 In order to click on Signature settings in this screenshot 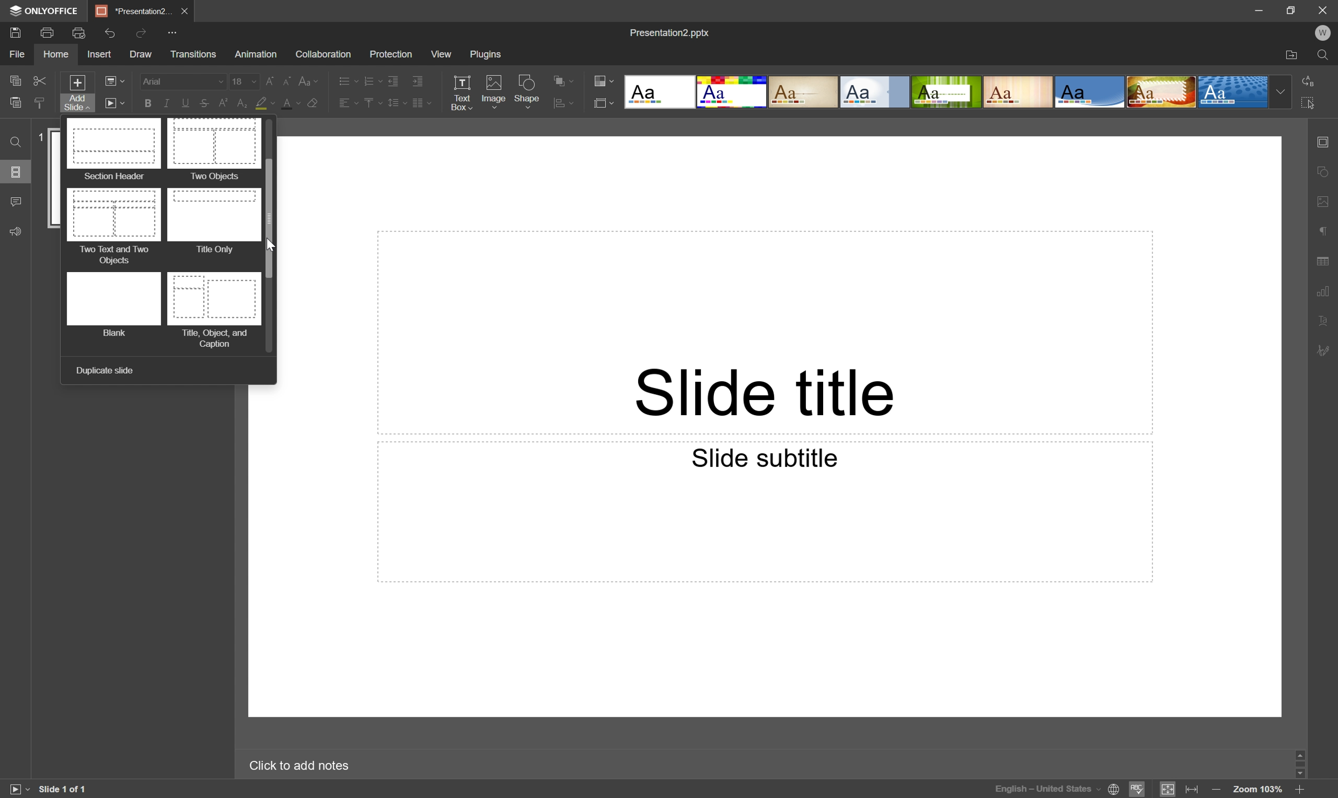, I will do `click(1327, 350)`.